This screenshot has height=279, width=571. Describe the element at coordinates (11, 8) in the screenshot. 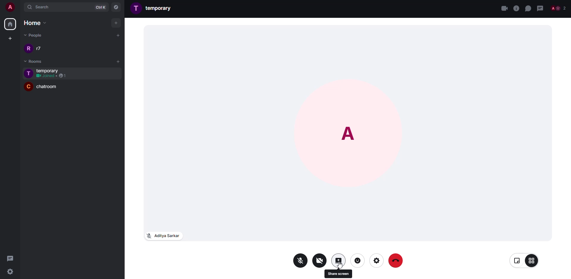

I see `account` at that location.